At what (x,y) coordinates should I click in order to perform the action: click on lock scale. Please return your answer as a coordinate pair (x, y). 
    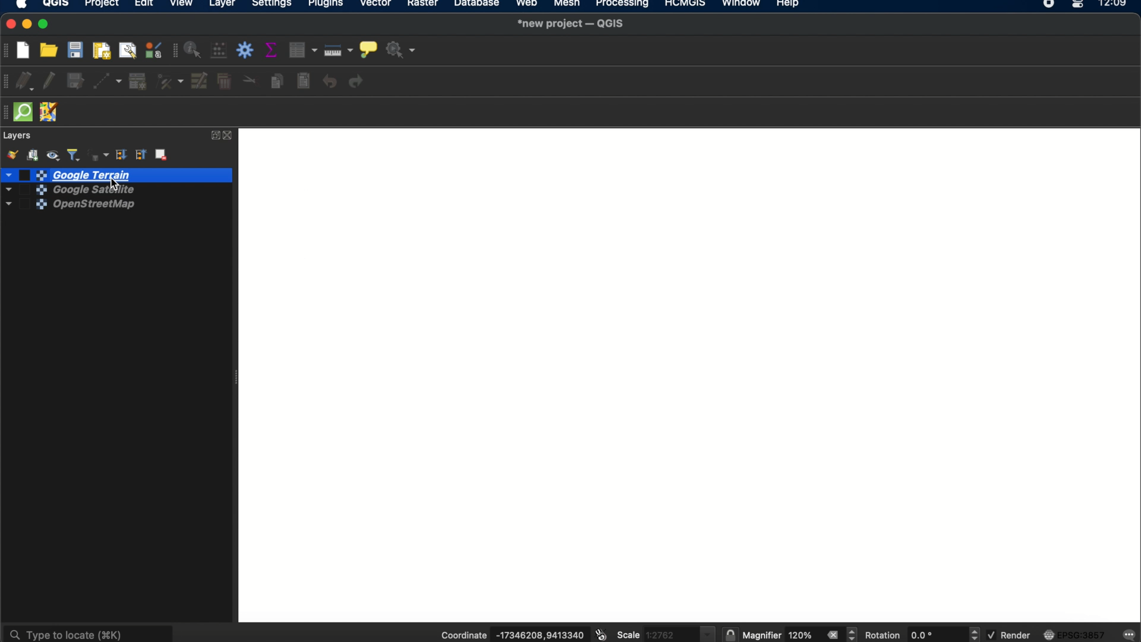
    Looking at the image, I should click on (730, 635).